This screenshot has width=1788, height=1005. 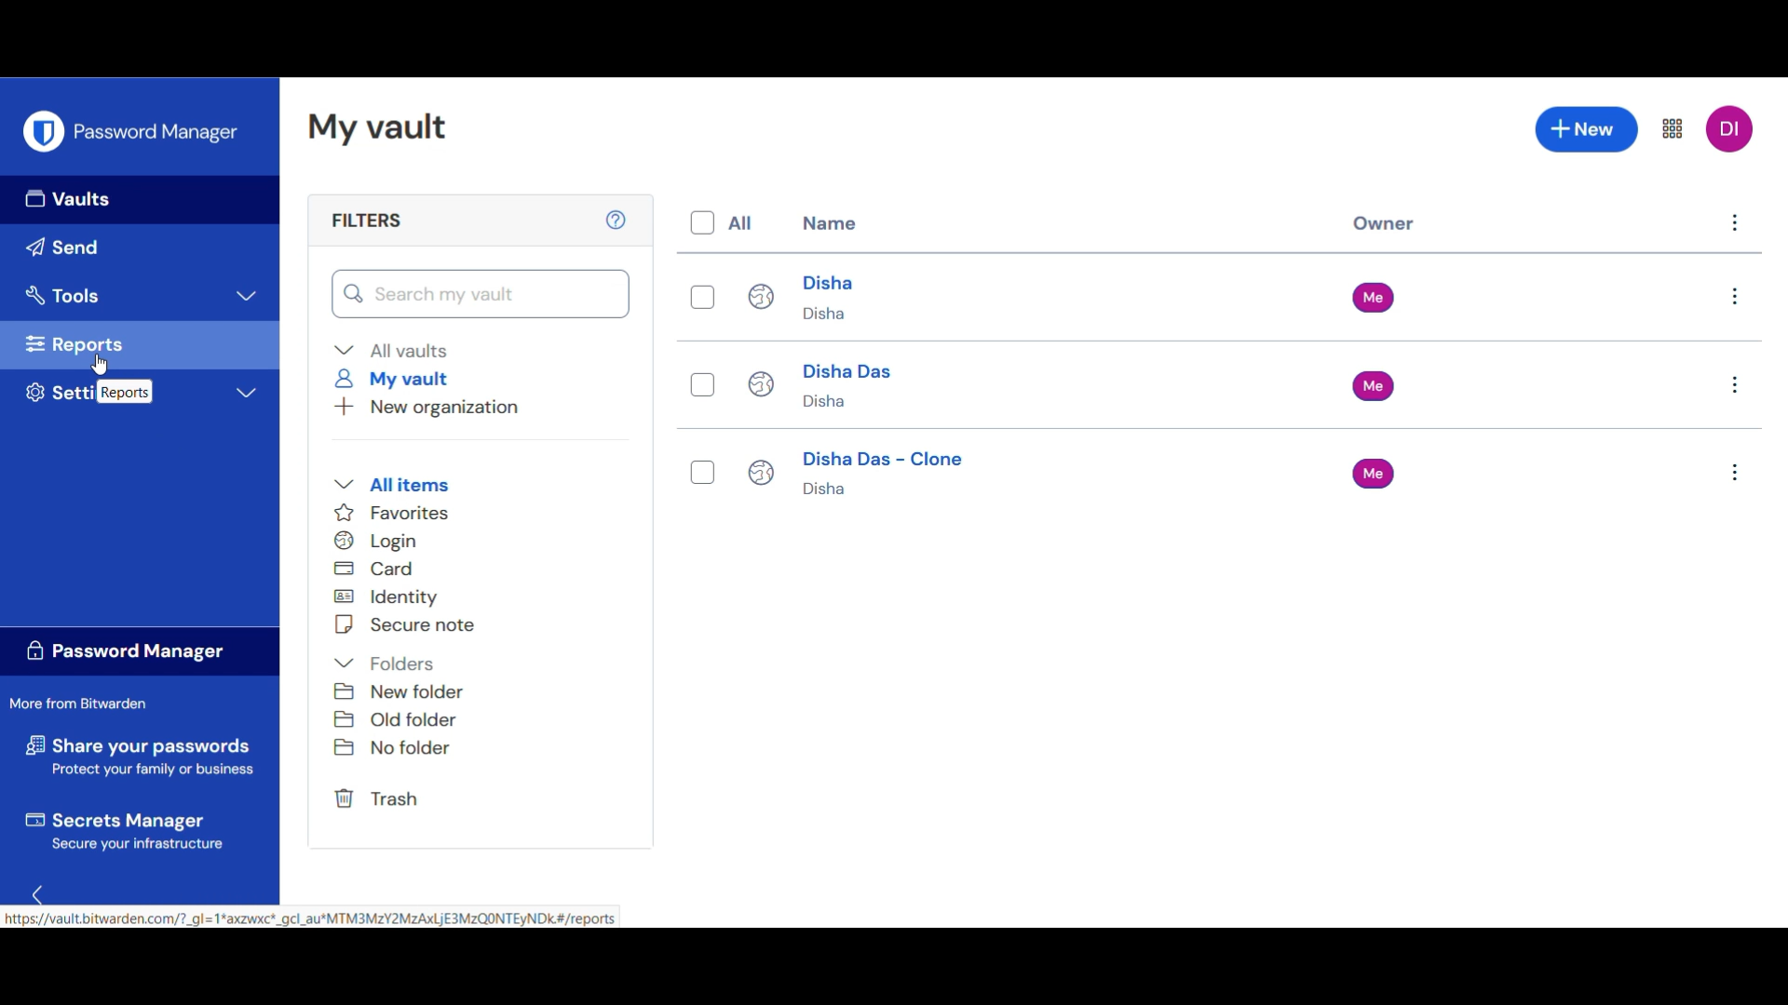 I want to click on Collapse All vaults, so click(x=391, y=350).